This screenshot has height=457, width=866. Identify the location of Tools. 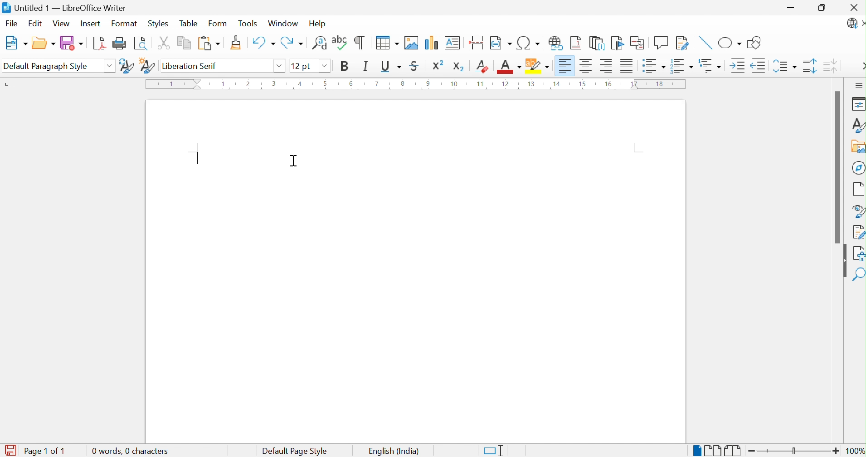
(248, 24).